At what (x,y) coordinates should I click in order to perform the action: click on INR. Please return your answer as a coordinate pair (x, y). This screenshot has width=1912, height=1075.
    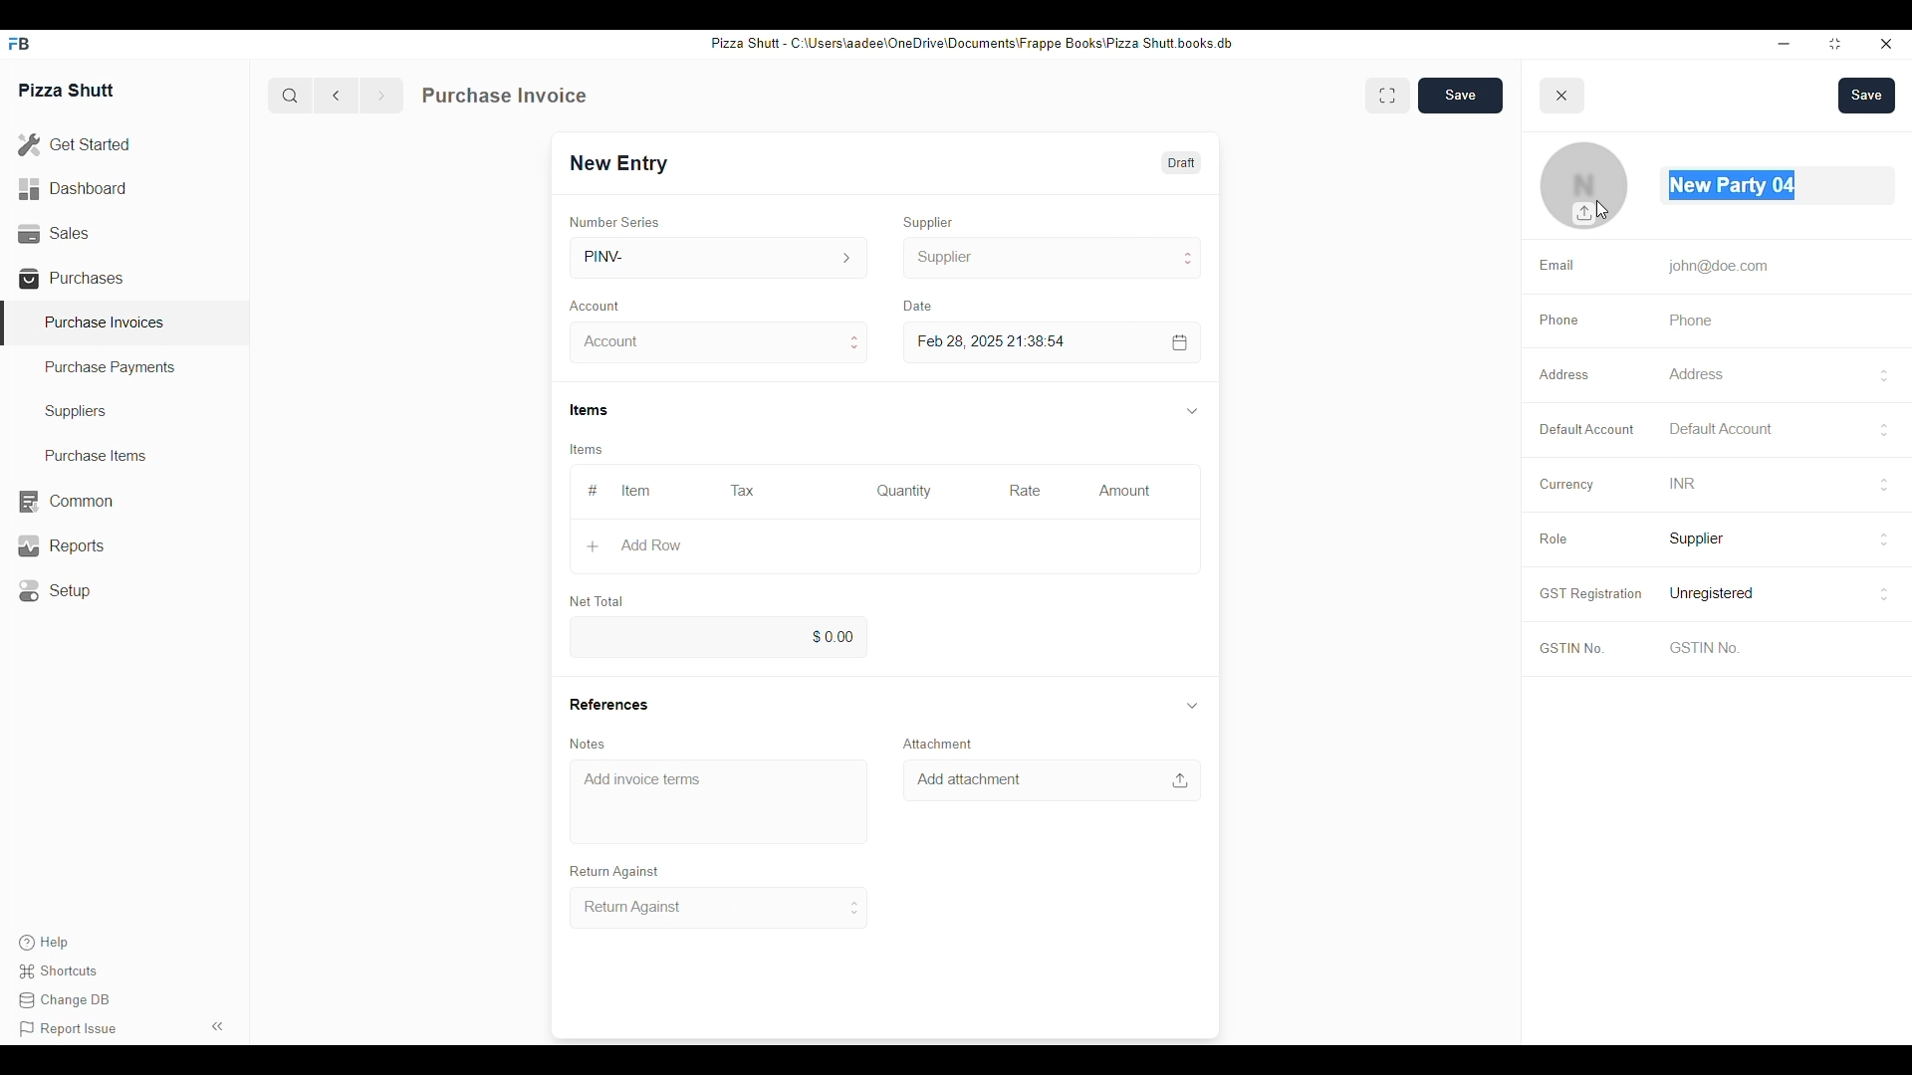
    Looking at the image, I should click on (1680, 482).